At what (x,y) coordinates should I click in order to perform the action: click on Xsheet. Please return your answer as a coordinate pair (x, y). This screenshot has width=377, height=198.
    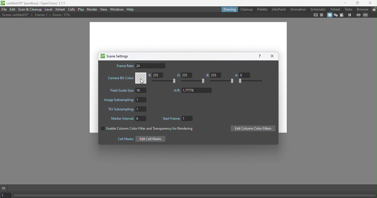
    Looking at the image, I should click on (334, 9).